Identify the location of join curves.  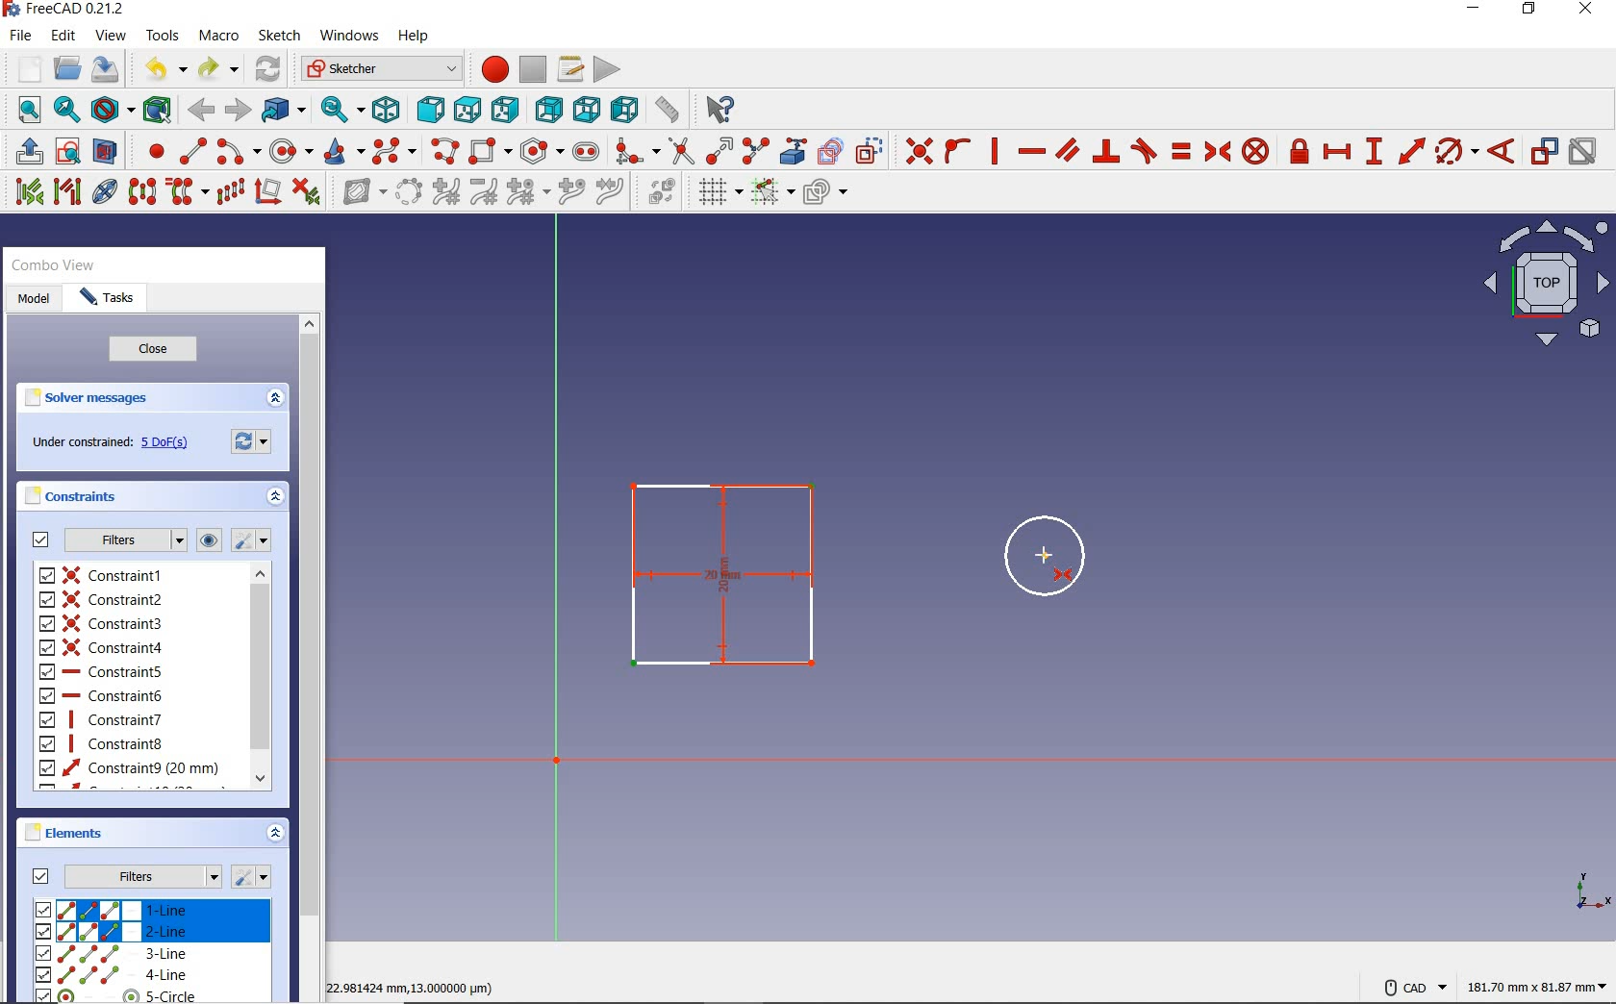
(611, 190).